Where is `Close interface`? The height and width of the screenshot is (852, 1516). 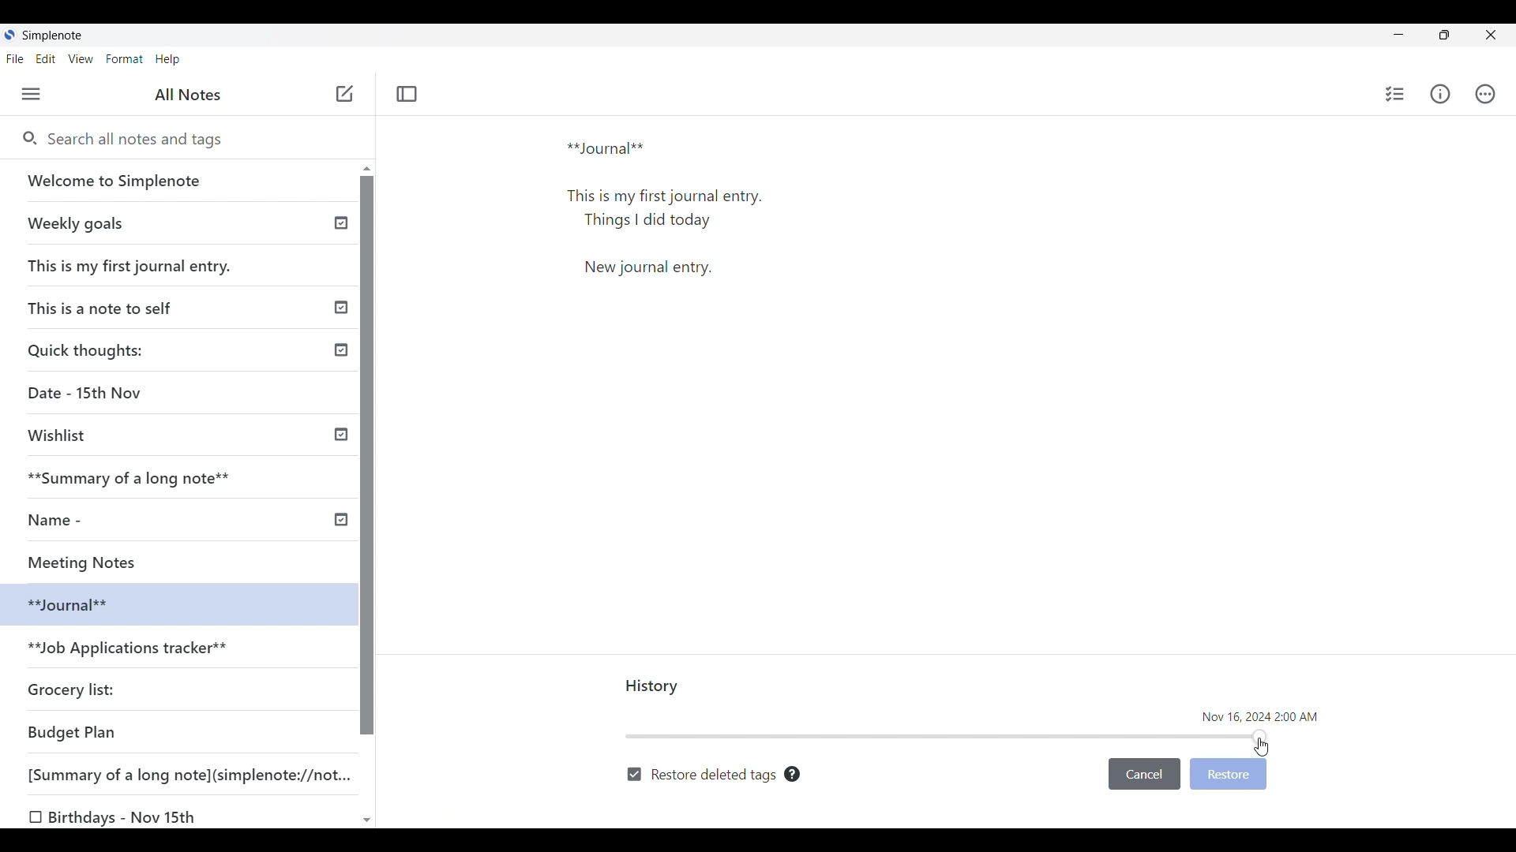
Close interface is located at coordinates (1490, 35).